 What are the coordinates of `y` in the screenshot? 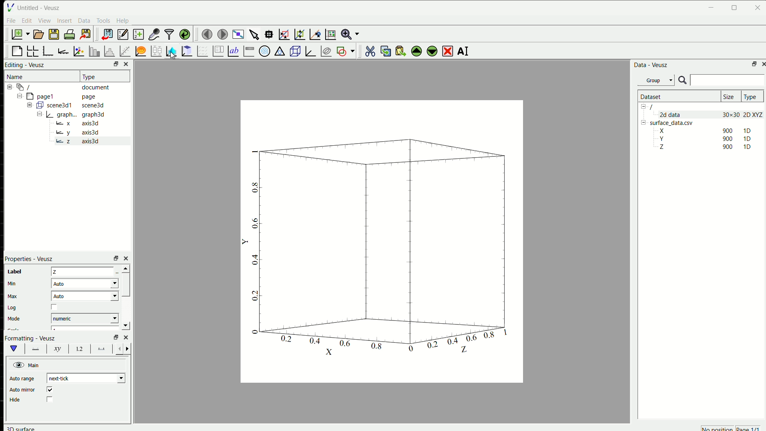 It's located at (64, 132).